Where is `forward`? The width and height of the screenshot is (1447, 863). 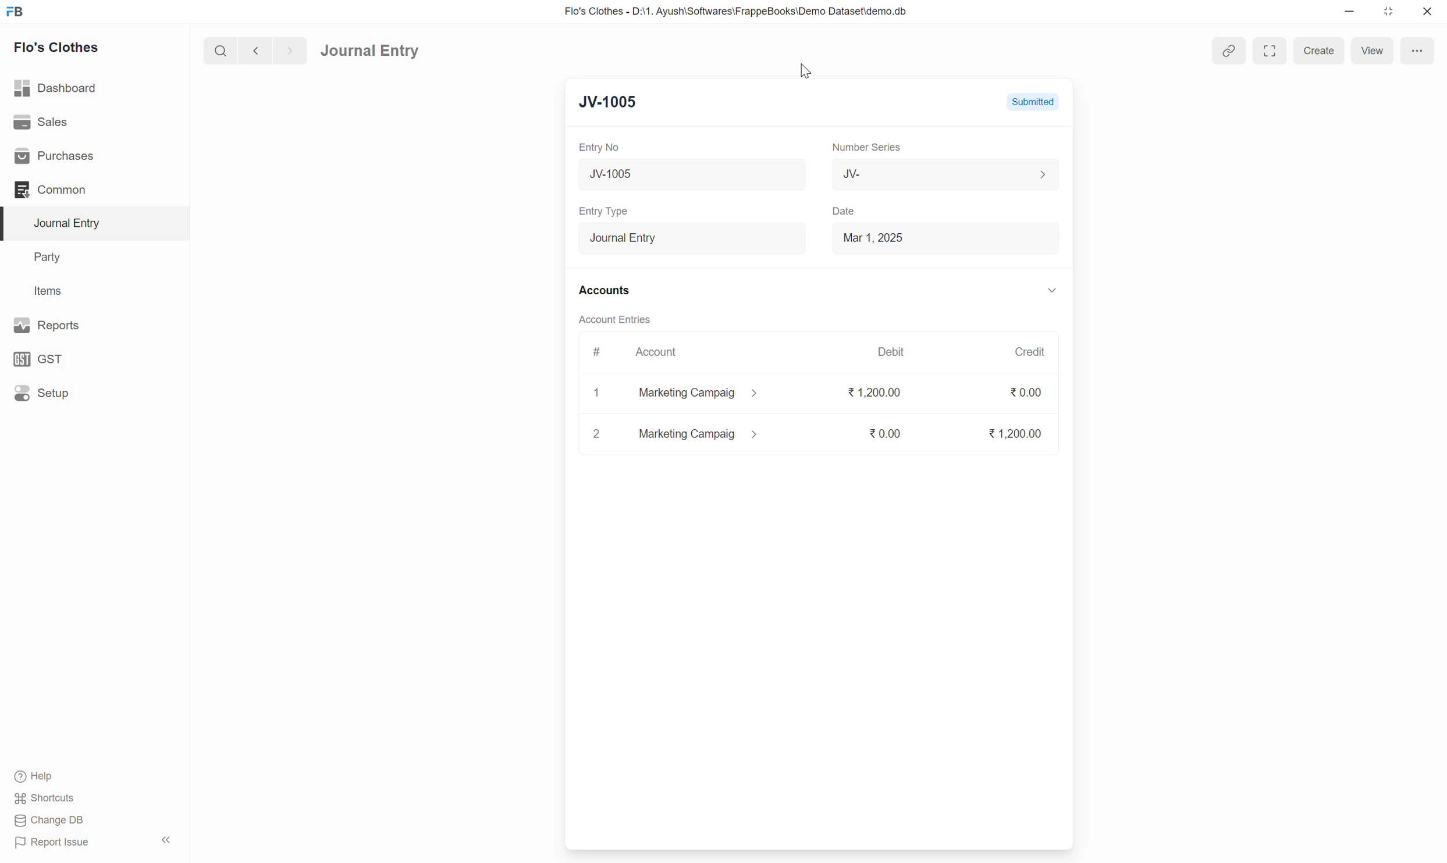 forward is located at coordinates (287, 51).